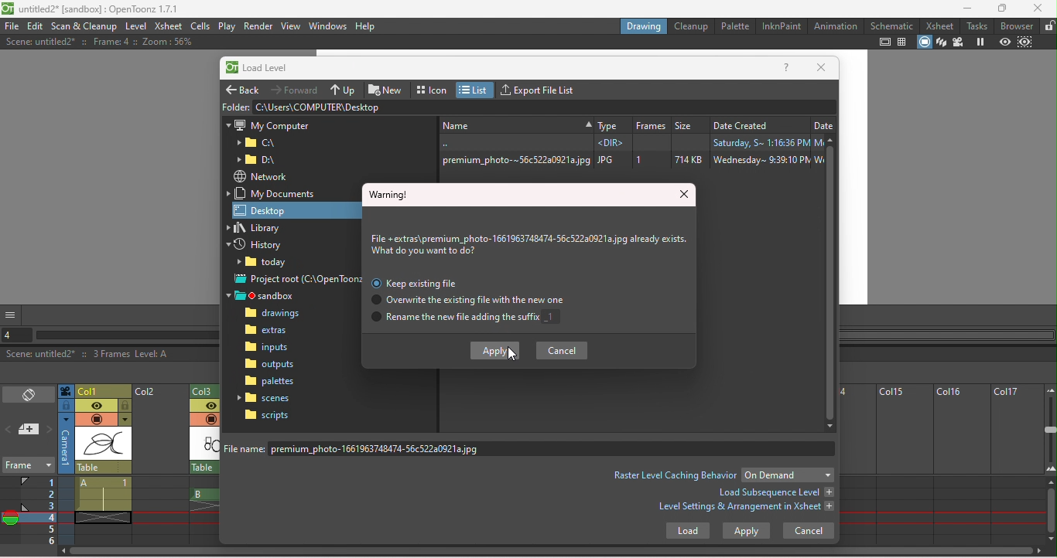  Describe the element at coordinates (12, 26) in the screenshot. I see `file` at that location.